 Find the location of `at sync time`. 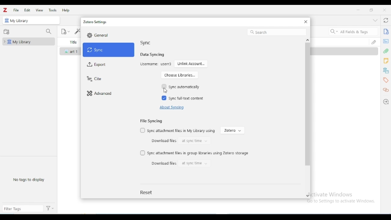

at sync time is located at coordinates (194, 163).